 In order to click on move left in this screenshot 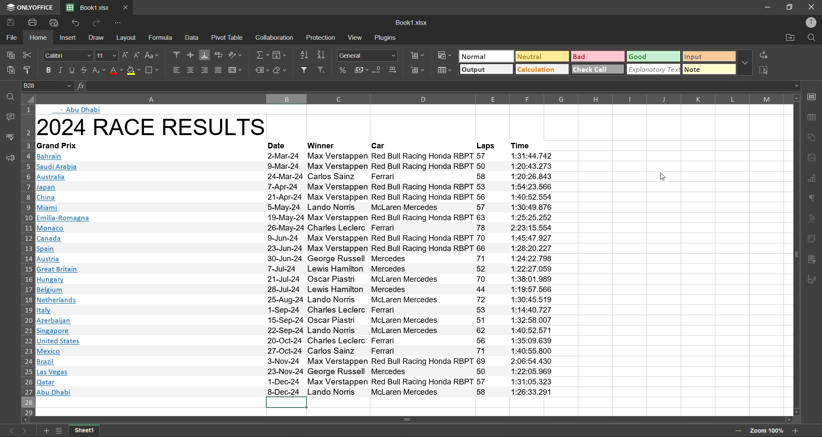, I will do `click(26, 421)`.